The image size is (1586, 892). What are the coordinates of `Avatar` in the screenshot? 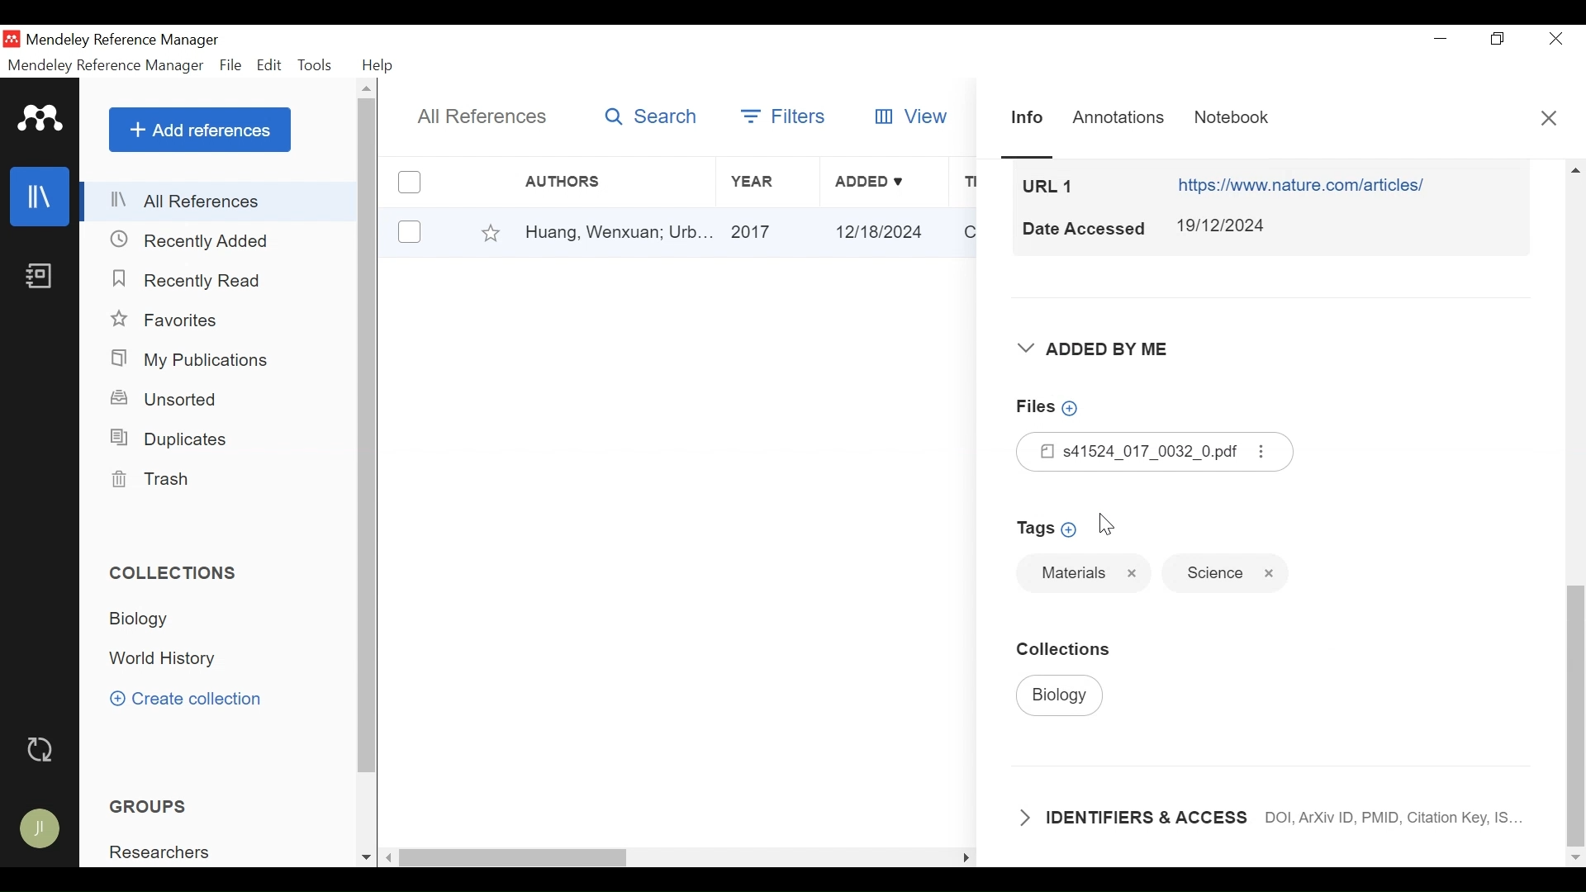 It's located at (39, 828).